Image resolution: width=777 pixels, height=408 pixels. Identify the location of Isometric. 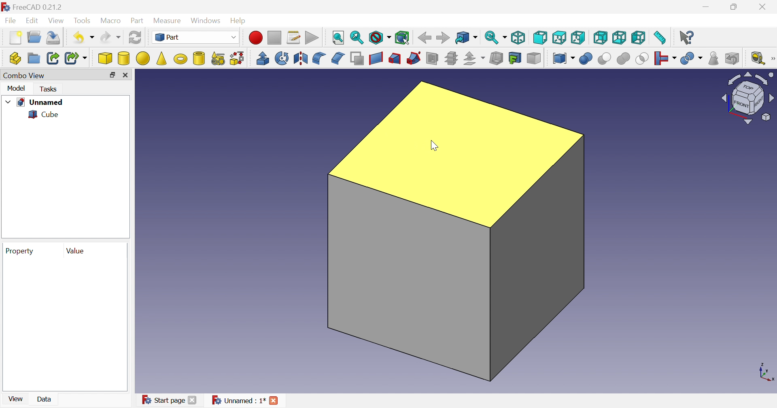
(518, 37).